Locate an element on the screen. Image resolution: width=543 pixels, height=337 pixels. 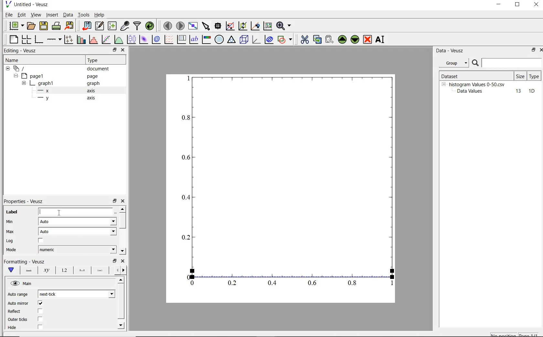
polar graph is located at coordinates (219, 39).